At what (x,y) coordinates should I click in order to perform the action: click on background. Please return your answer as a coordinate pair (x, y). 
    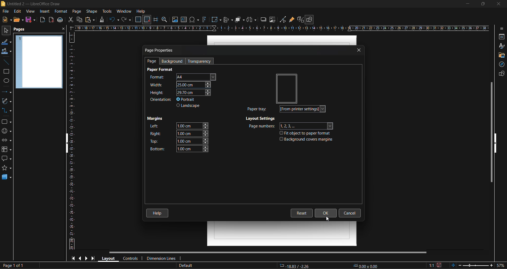
    Looking at the image, I should click on (174, 61).